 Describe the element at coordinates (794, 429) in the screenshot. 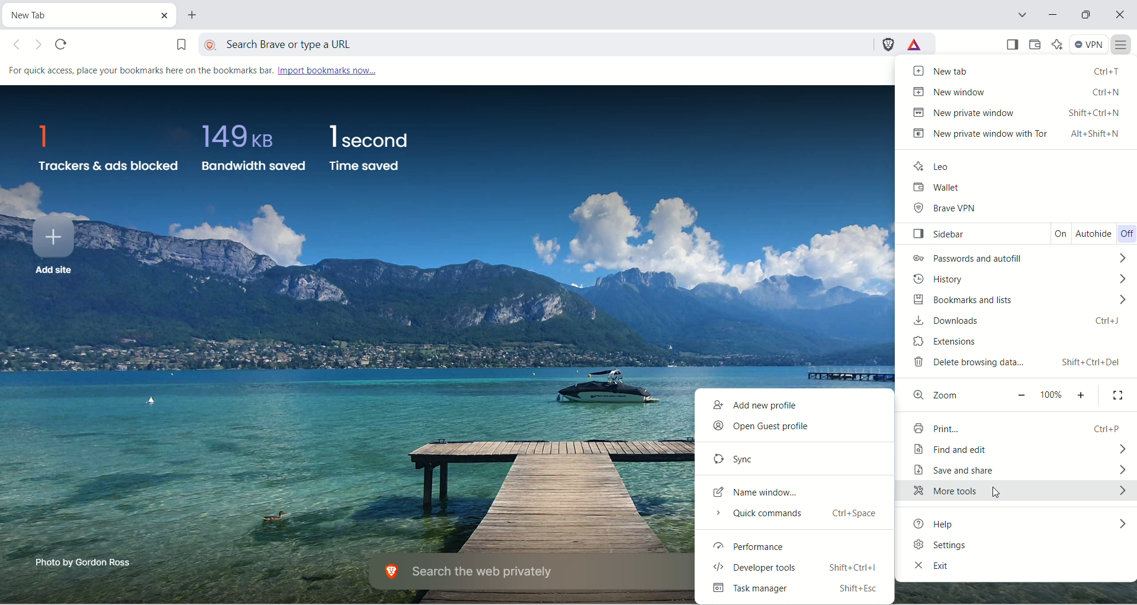

I see `open guest profile` at that location.